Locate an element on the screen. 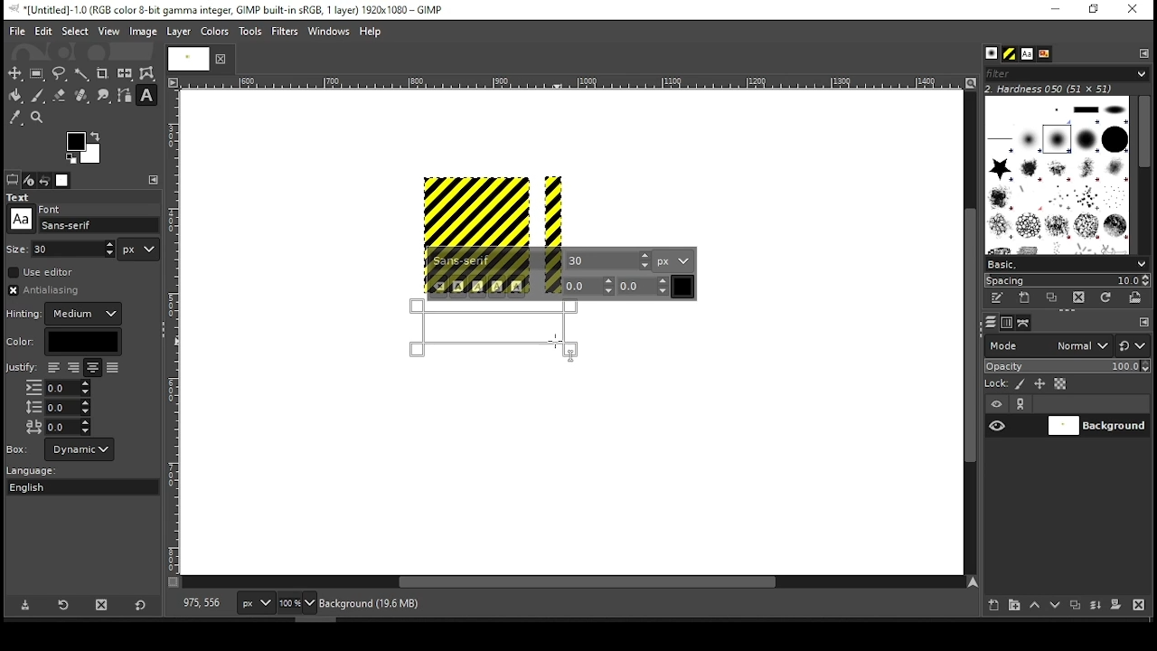  text tool is located at coordinates (146, 97).